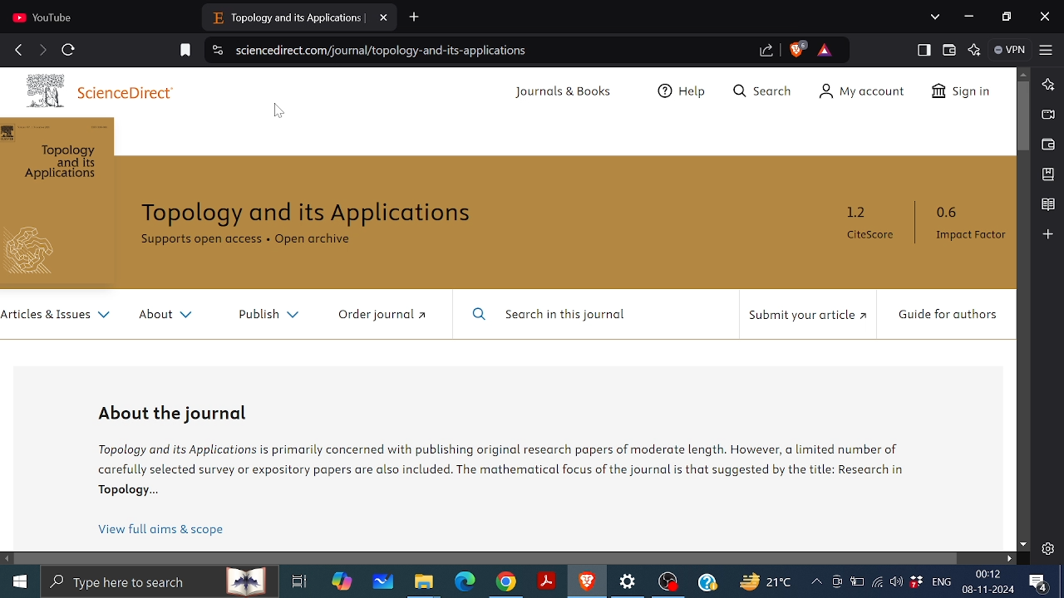 Image resolution: width=1064 pixels, height=598 pixels. What do you see at coordinates (219, 51) in the screenshot?
I see `View cite information` at bounding box center [219, 51].